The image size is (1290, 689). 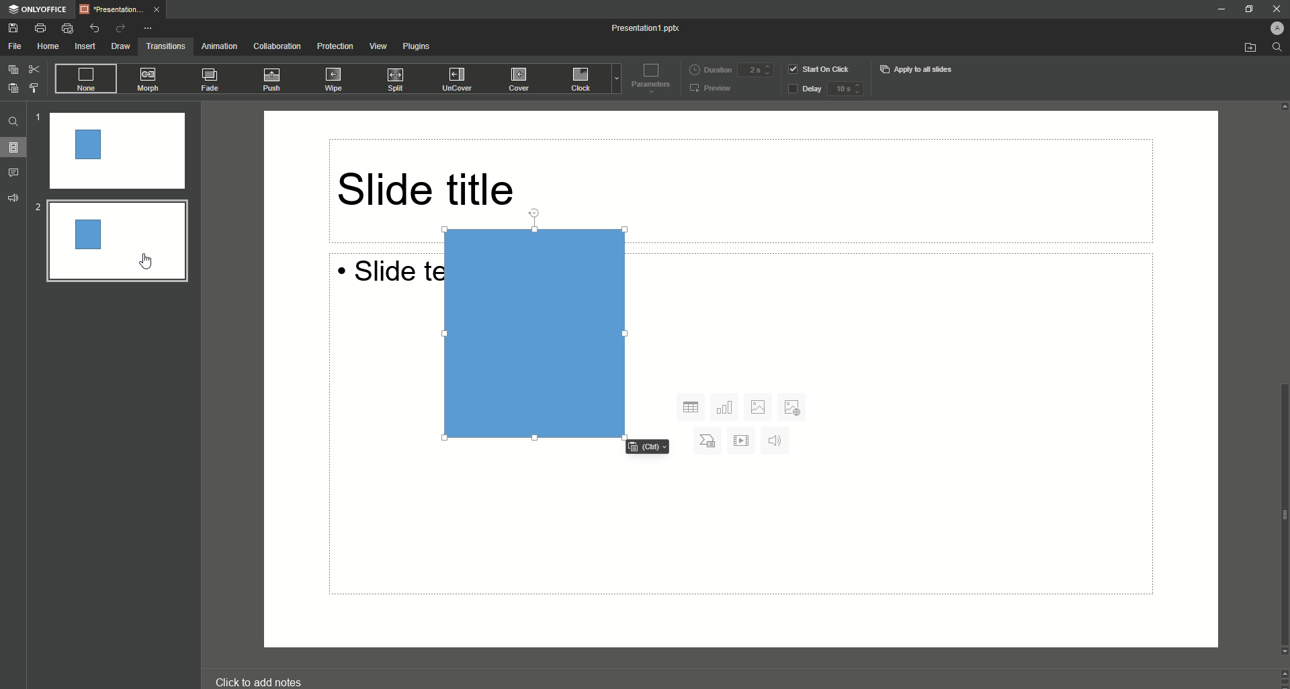 I want to click on Undo, so click(x=95, y=28).